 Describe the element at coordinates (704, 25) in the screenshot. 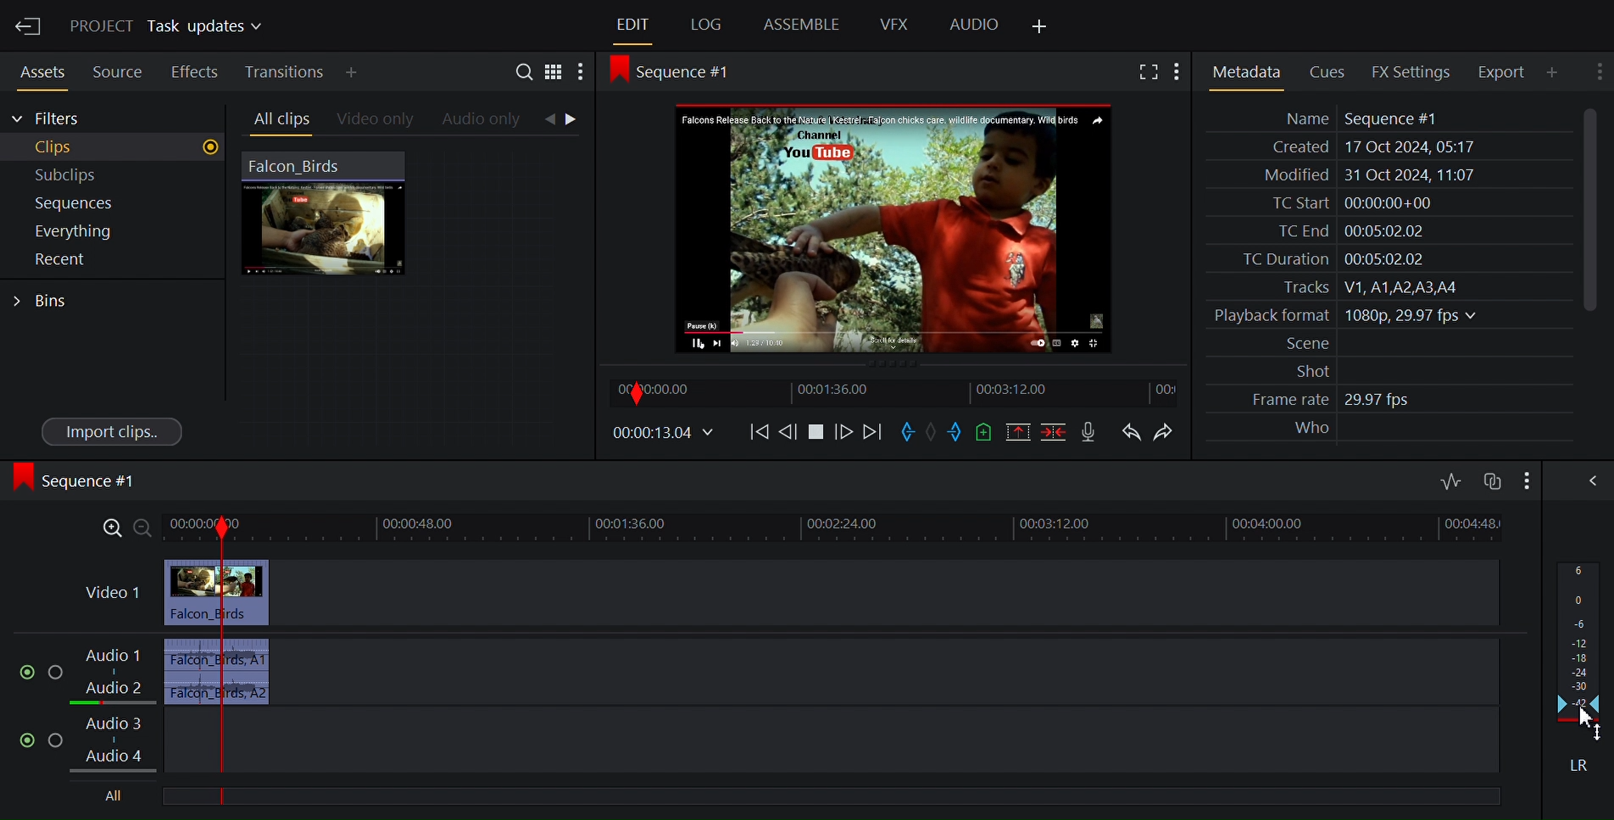

I see `Log` at that location.